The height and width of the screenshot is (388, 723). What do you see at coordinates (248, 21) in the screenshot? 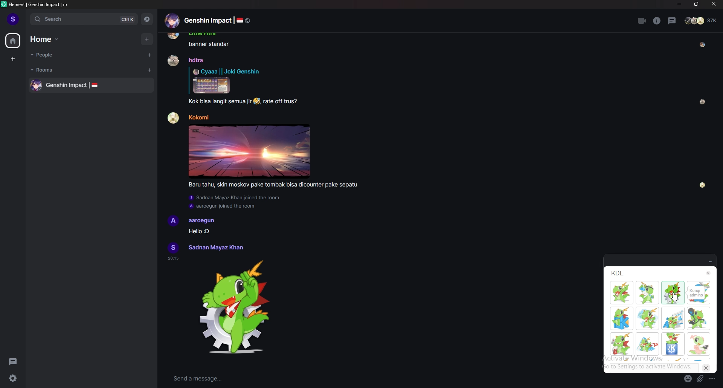
I see `Indicates group is public` at bounding box center [248, 21].